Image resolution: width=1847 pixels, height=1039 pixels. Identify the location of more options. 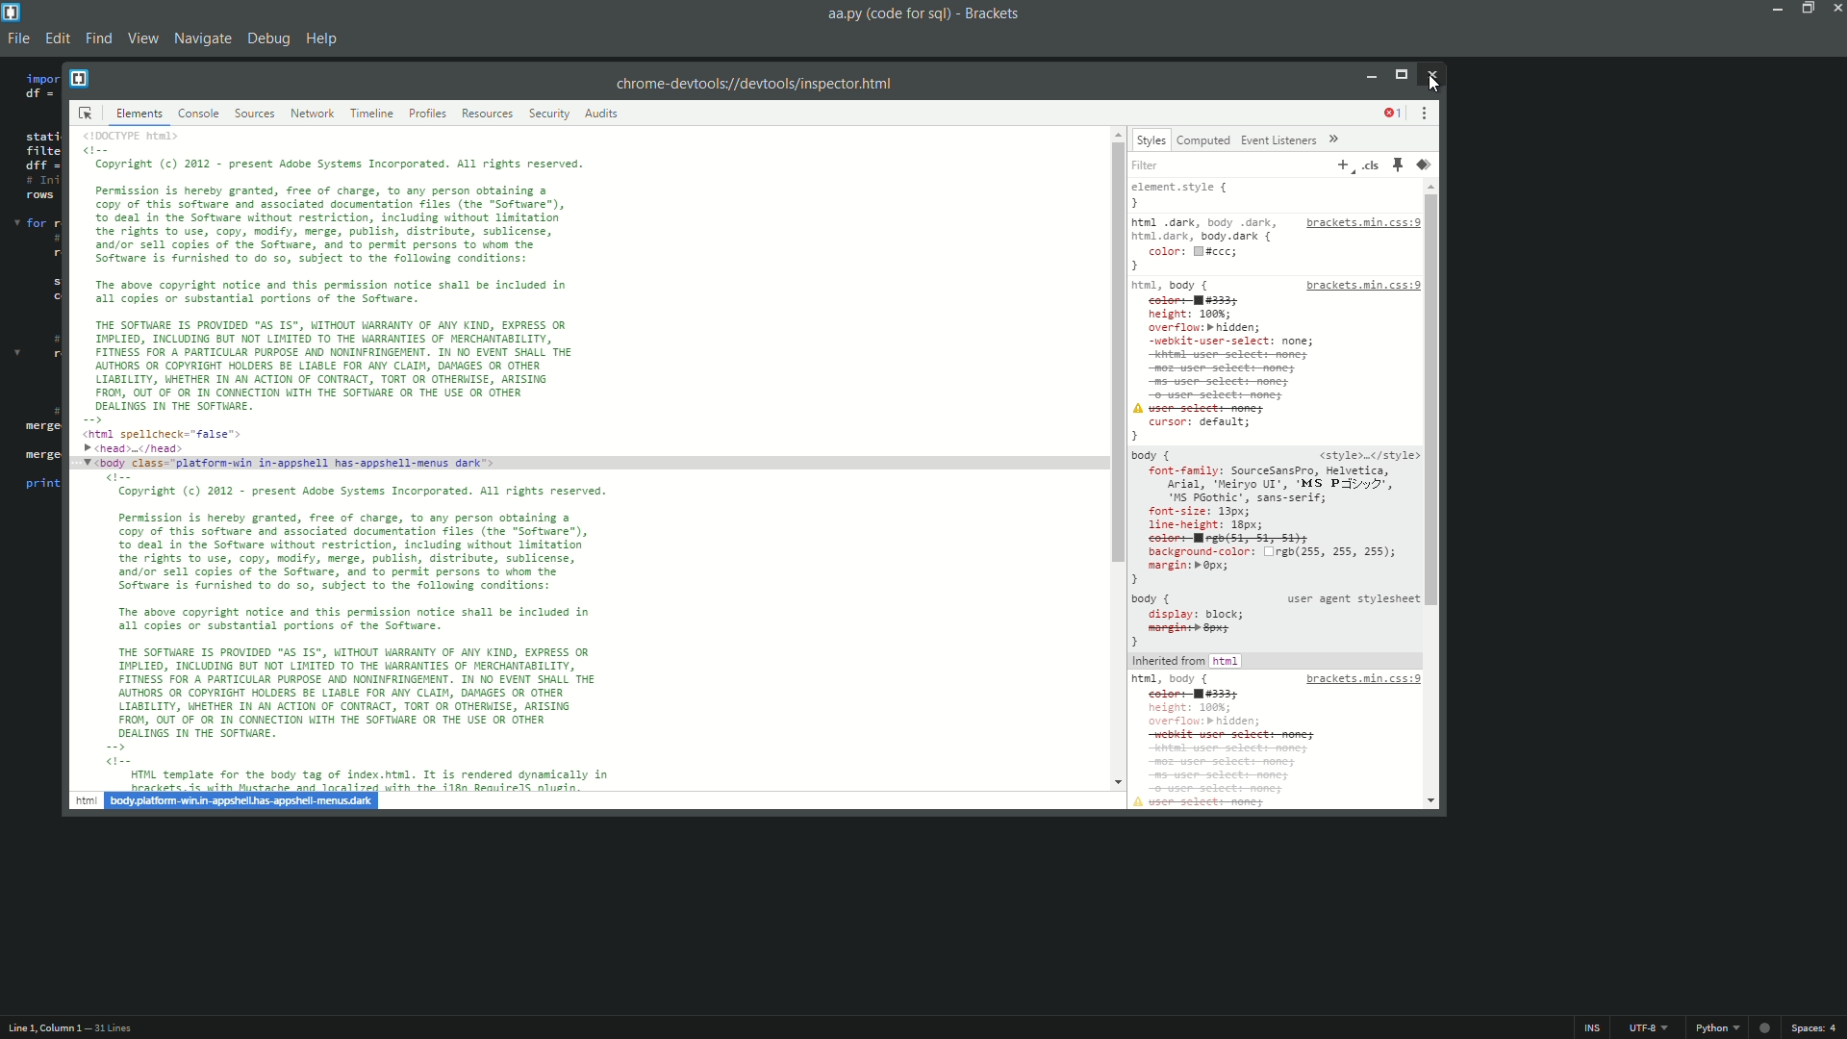
(1425, 112).